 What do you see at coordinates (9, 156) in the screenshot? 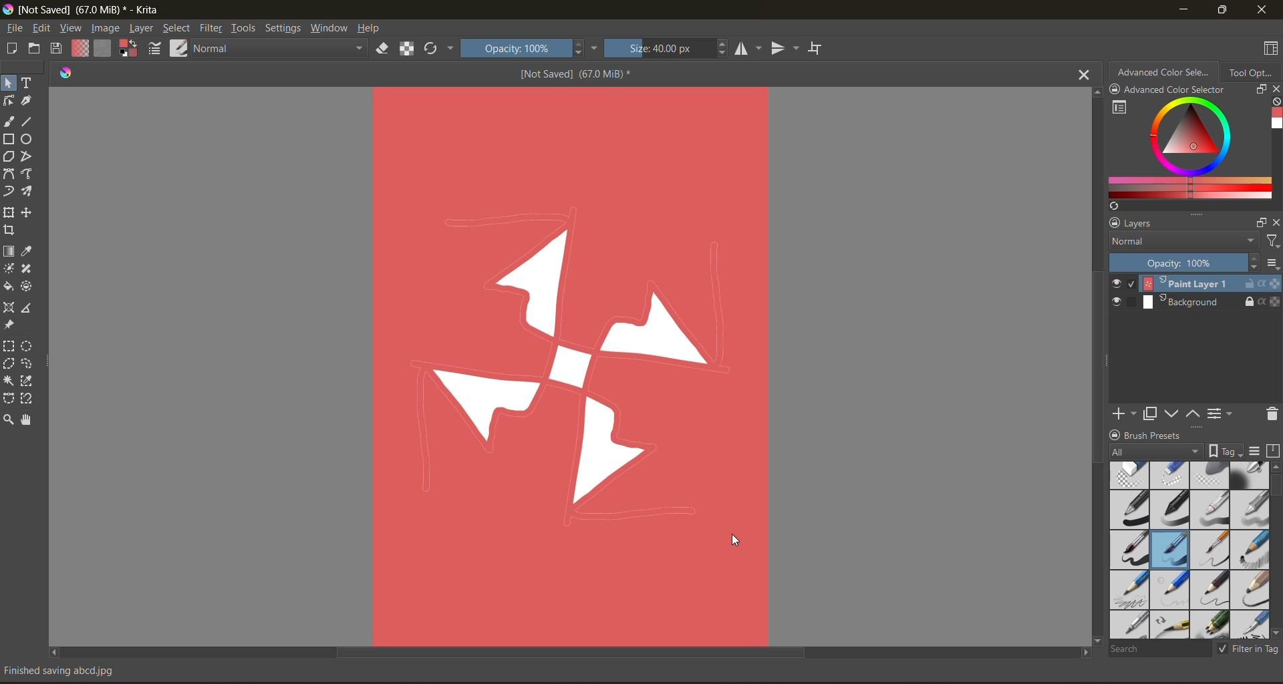
I see `tools` at bounding box center [9, 156].